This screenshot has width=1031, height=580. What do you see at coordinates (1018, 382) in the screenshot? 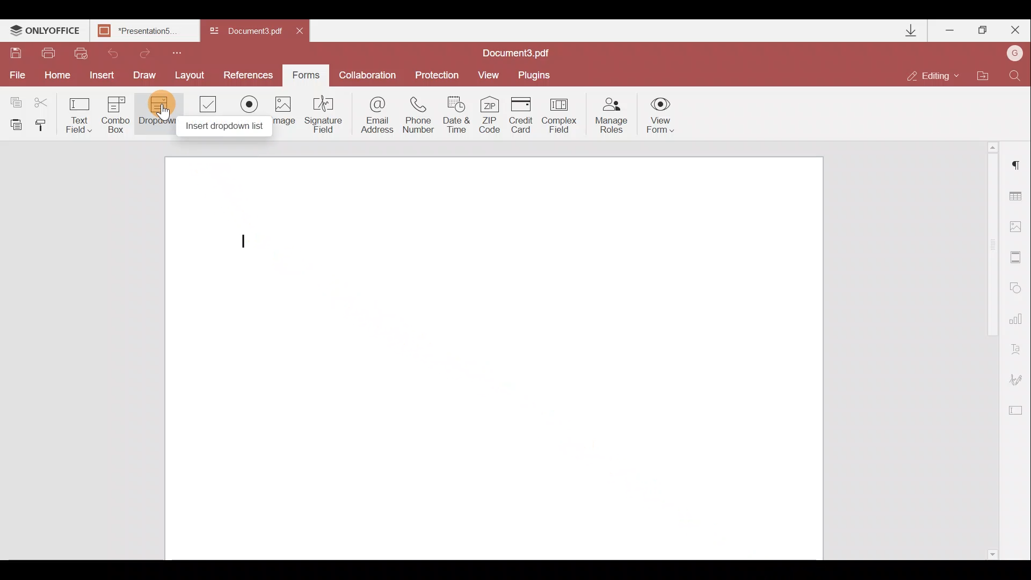
I see `Signature settings` at bounding box center [1018, 382].